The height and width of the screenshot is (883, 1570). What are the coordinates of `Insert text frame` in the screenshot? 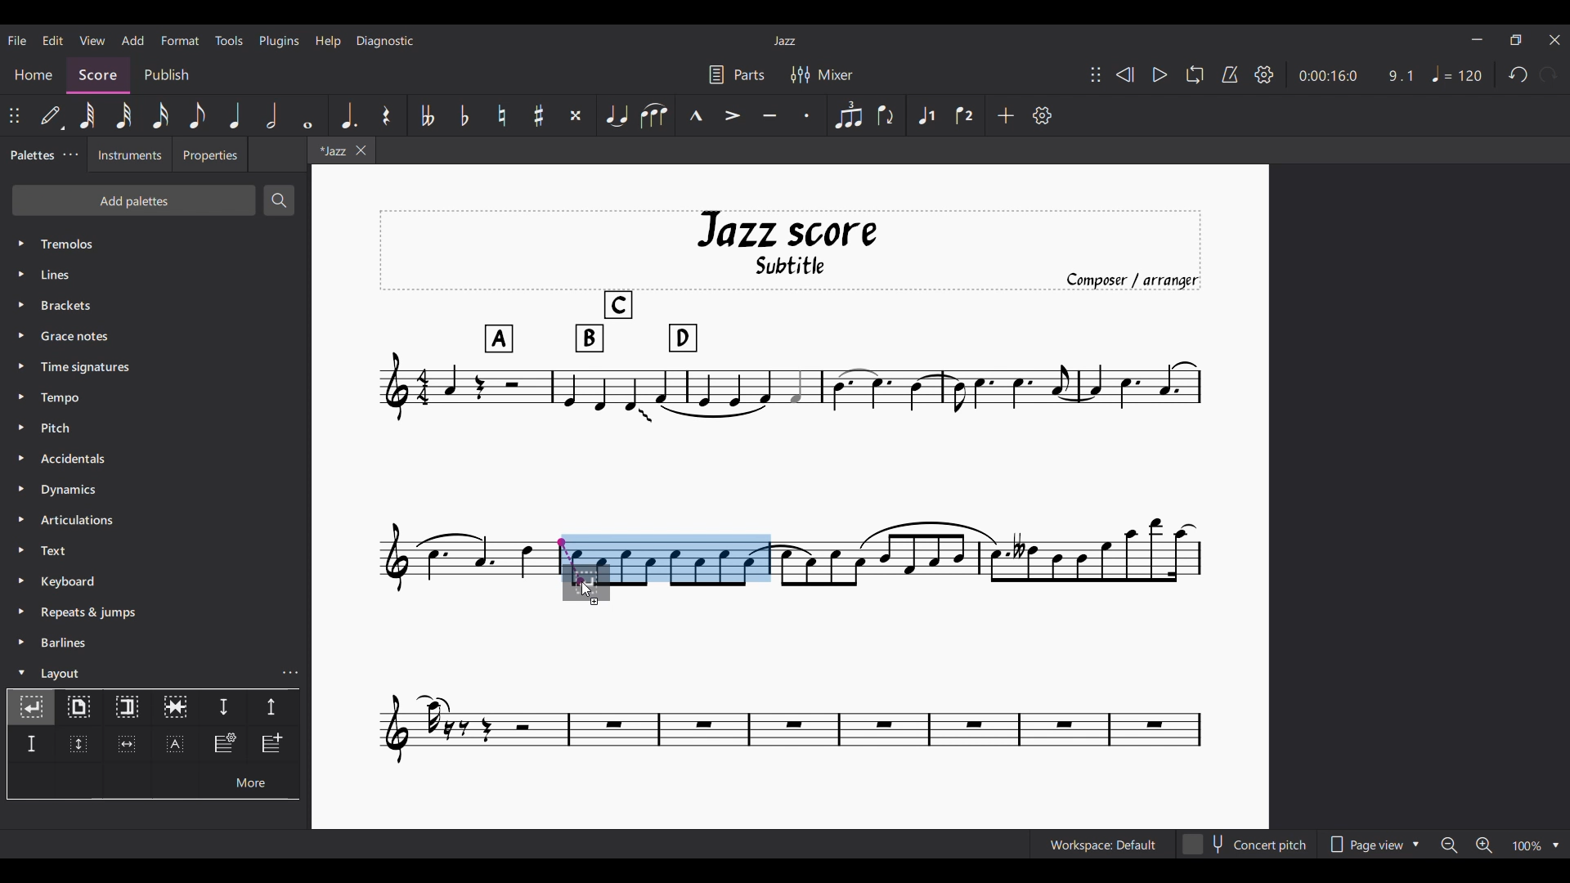 It's located at (175, 744).